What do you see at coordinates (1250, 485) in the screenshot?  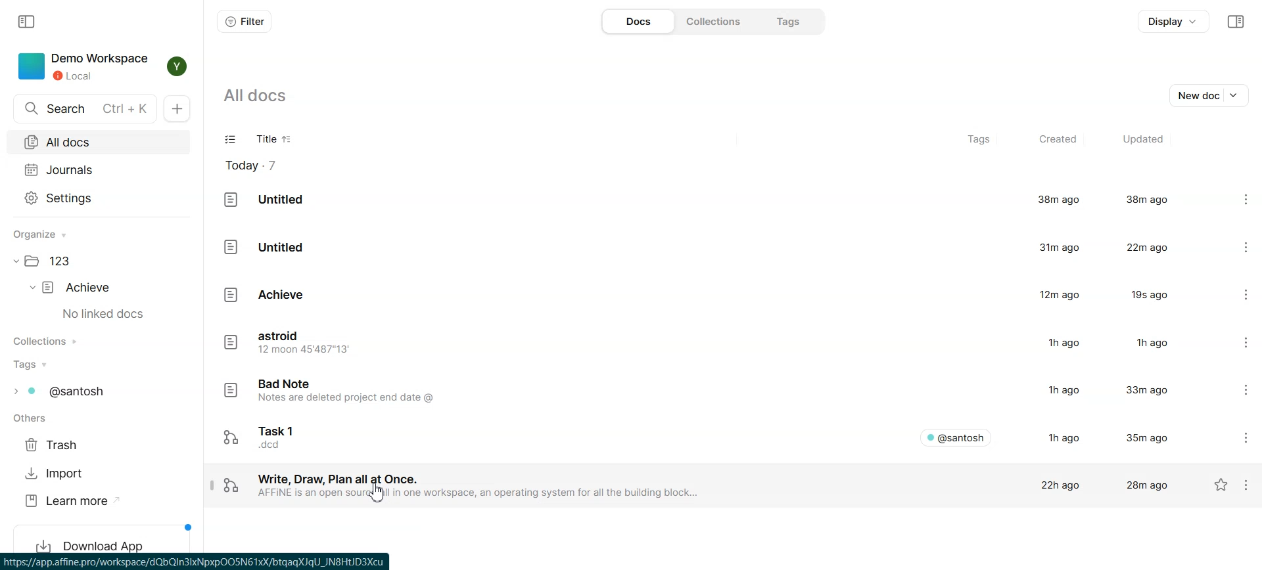 I see `Settings` at bounding box center [1250, 485].